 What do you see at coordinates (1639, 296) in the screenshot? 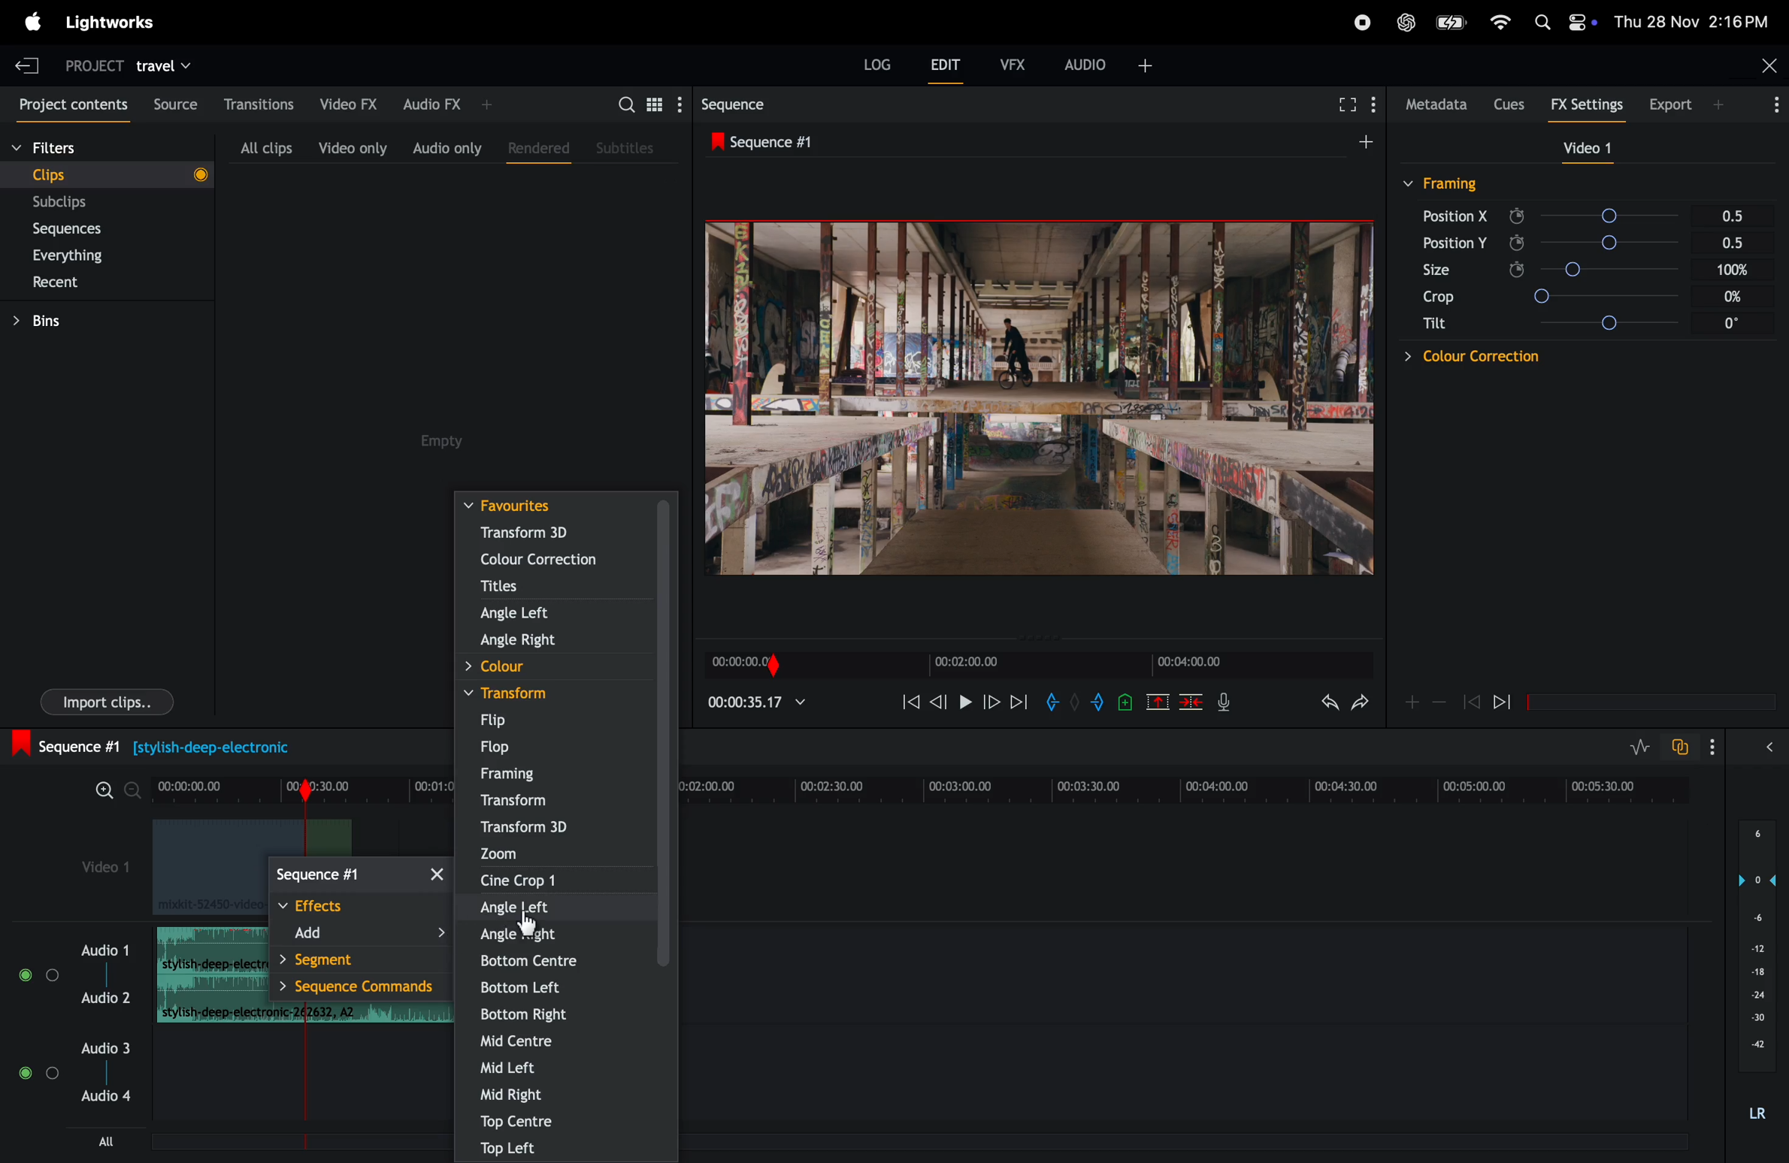
I see `angle` at bounding box center [1639, 296].